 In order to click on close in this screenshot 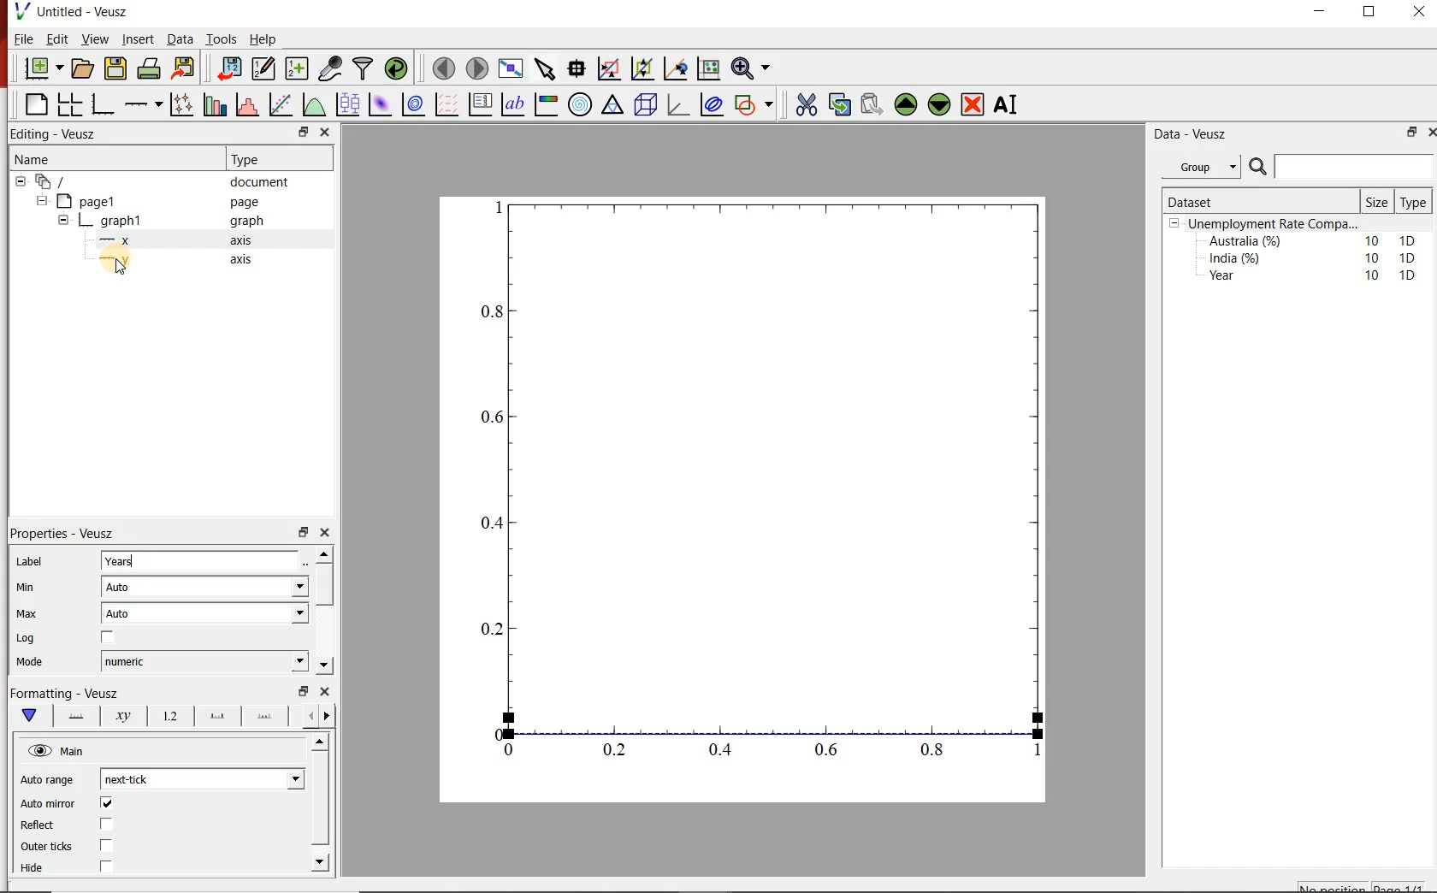, I will do `click(326, 132)`.